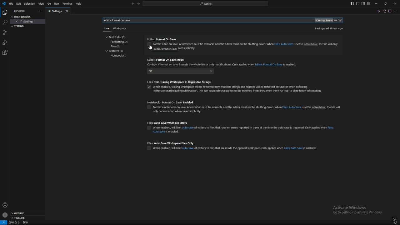 The image size is (400, 225). What do you see at coordinates (120, 42) in the screenshot?
I see `formatting` at bounding box center [120, 42].